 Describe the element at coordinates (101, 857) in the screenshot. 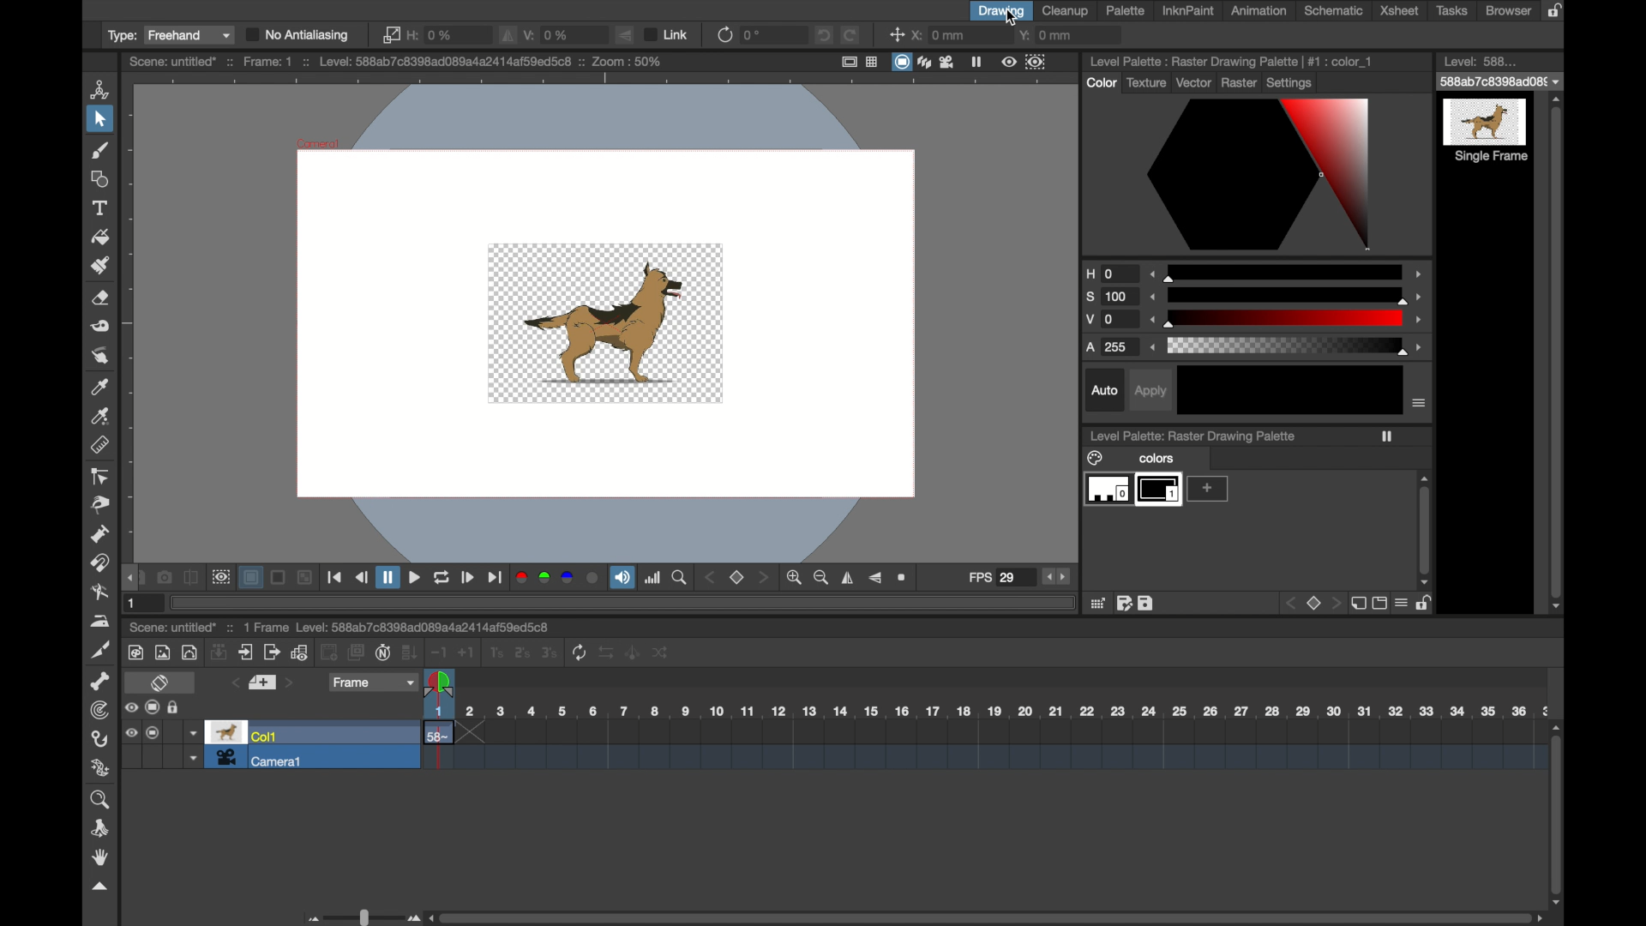

I see `hand tool` at that location.